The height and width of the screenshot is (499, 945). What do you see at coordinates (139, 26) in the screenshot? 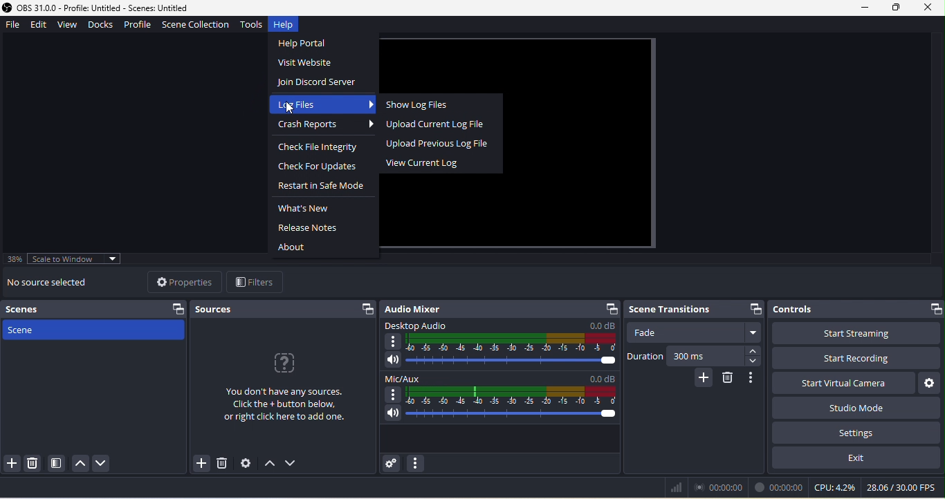
I see `profile` at bounding box center [139, 26].